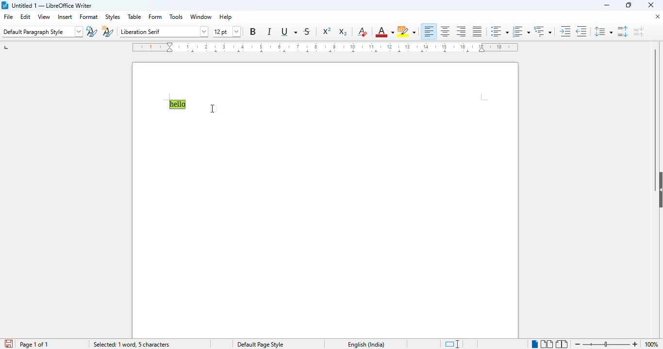 Image resolution: width=663 pixels, height=349 pixels. What do you see at coordinates (651, 4) in the screenshot?
I see `close` at bounding box center [651, 4].